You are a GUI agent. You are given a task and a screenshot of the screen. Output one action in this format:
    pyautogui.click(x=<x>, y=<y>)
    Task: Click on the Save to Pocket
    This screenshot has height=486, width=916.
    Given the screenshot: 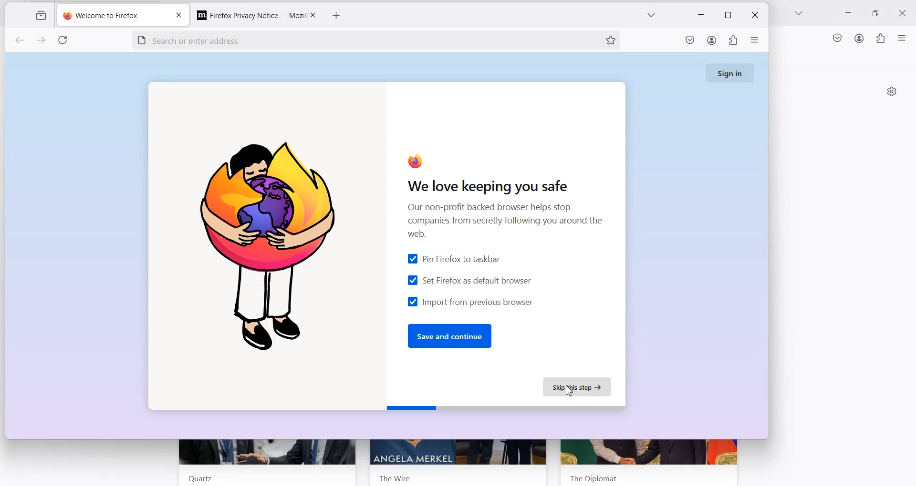 What is the action you would take?
    pyautogui.click(x=836, y=38)
    